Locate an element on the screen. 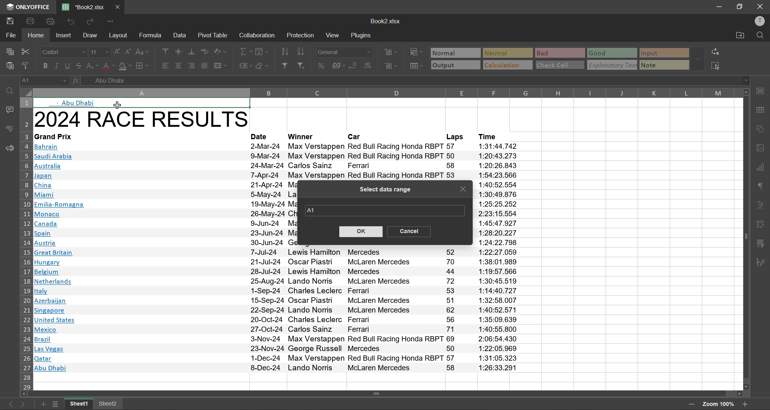  decrease decimal is located at coordinates (354, 66).